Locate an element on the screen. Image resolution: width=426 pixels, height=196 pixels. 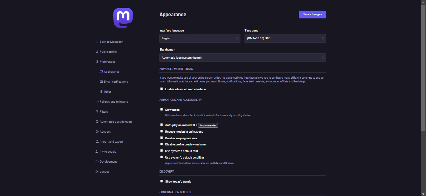
advanced web interface is located at coordinates (178, 69).